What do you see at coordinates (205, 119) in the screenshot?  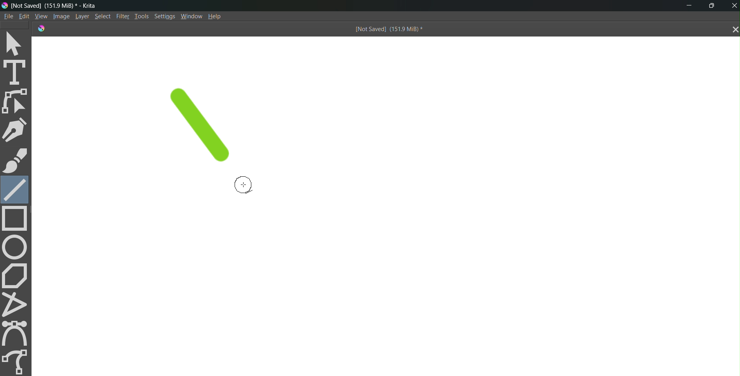 I see `line` at bounding box center [205, 119].